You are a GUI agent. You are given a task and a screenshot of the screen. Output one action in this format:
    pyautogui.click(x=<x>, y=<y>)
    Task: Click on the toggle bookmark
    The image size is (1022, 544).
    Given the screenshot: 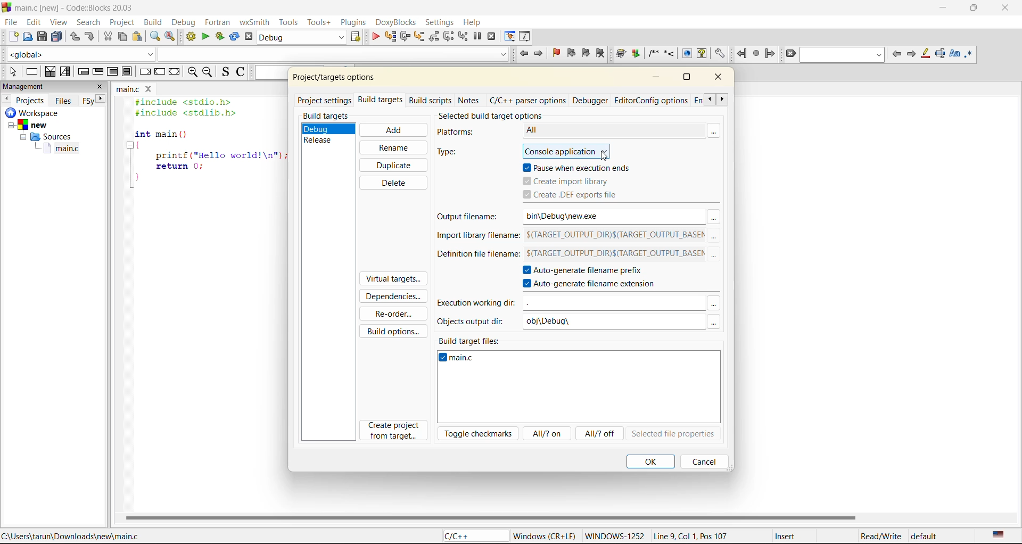 What is the action you would take?
    pyautogui.click(x=557, y=53)
    